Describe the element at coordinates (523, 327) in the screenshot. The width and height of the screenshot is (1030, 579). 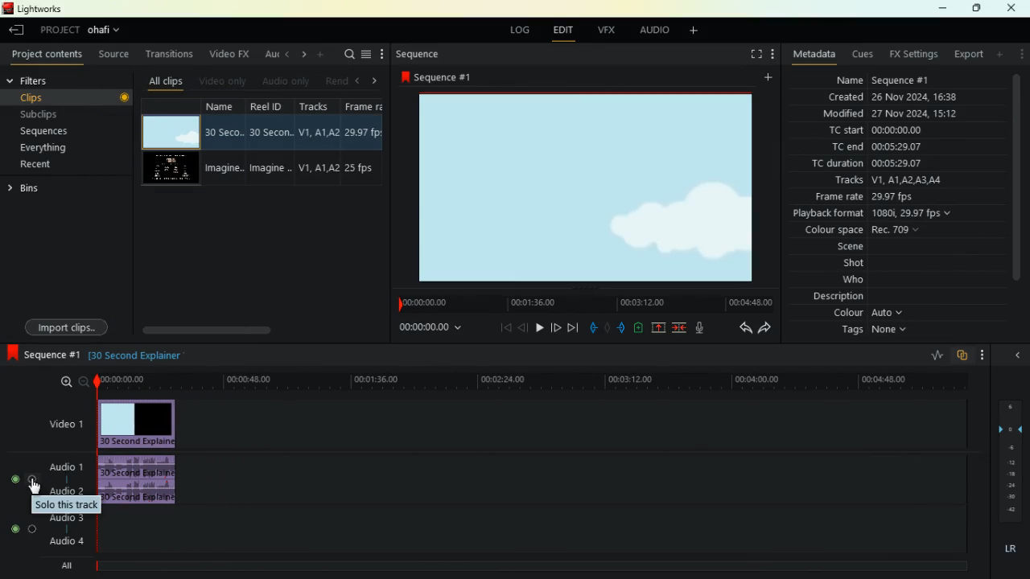
I see `back` at that location.